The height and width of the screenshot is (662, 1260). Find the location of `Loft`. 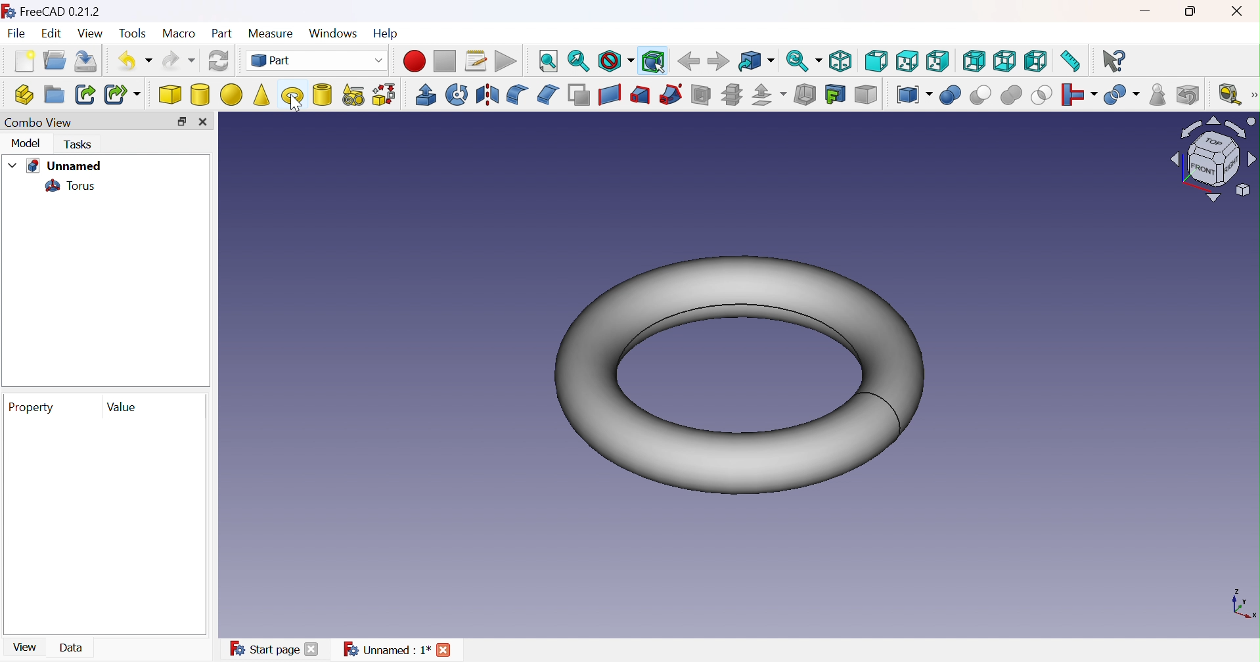

Loft is located at coordinates (641, 95).